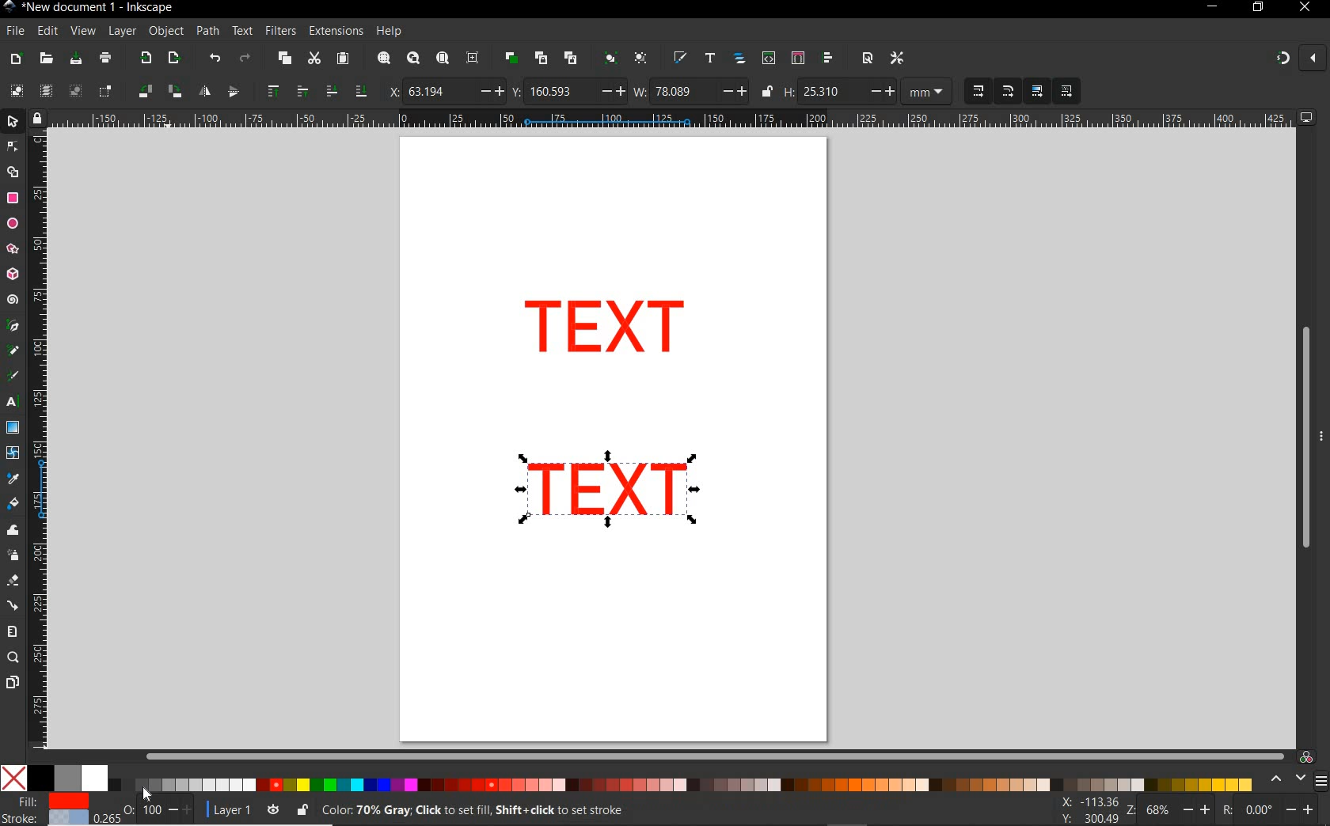 This screenshot has width=1330, height=826. I want to click on ruler, so click(40, 444).